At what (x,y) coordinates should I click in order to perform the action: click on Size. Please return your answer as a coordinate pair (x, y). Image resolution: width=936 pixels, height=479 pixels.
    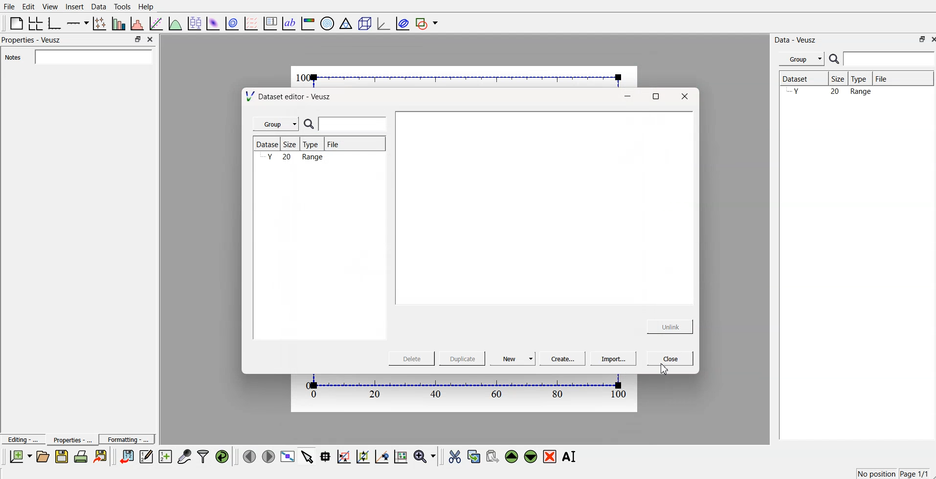
    Looking at the image, I should click on (840, 79).